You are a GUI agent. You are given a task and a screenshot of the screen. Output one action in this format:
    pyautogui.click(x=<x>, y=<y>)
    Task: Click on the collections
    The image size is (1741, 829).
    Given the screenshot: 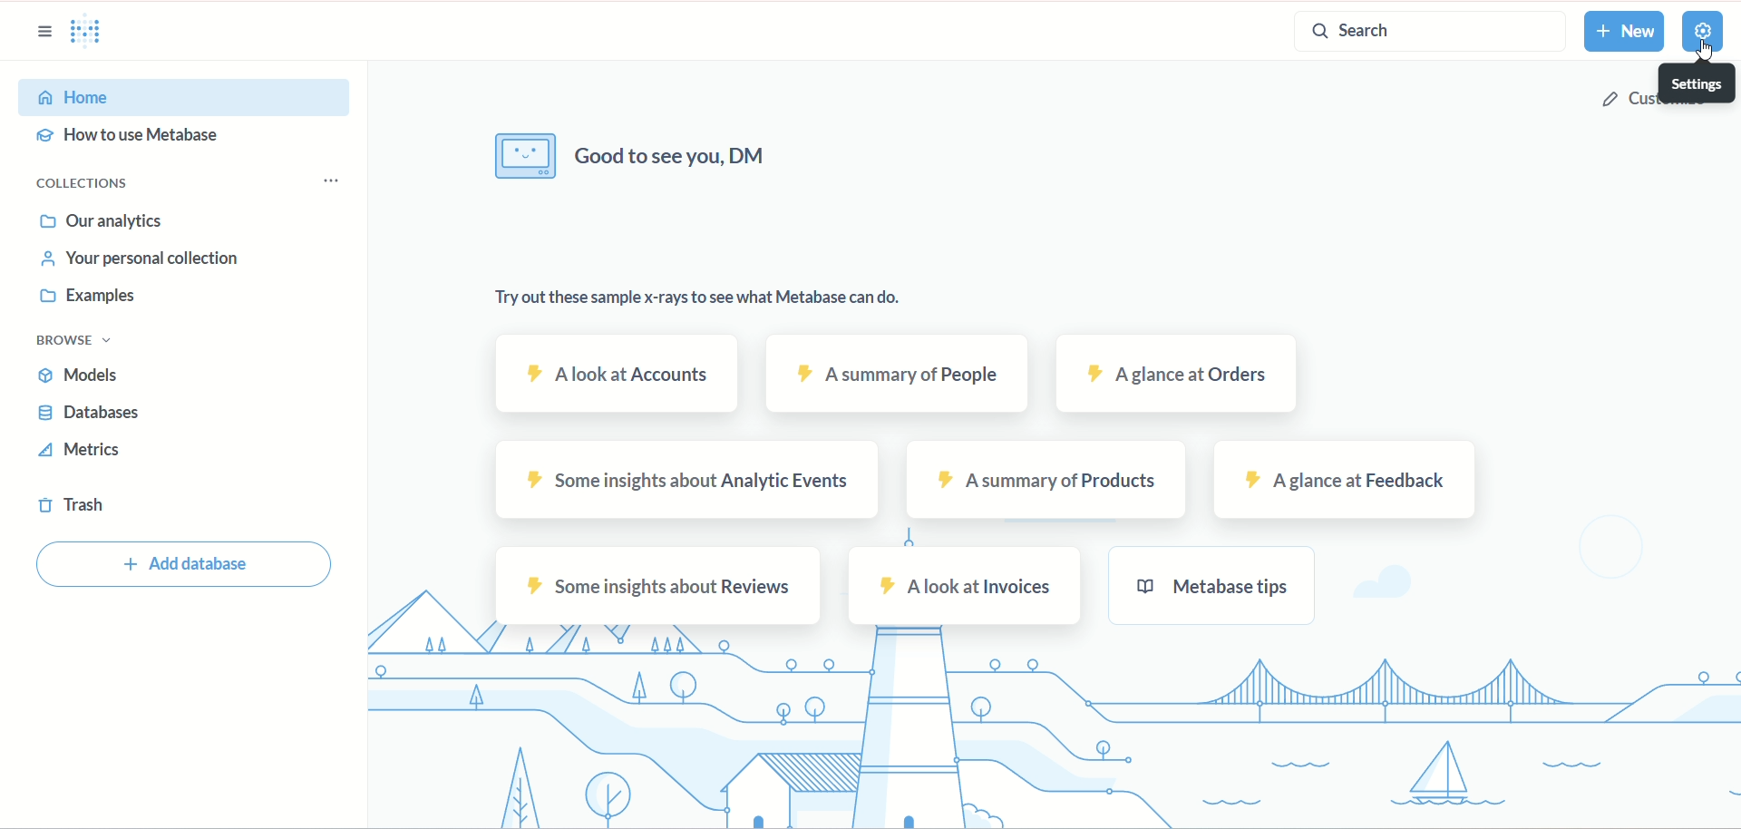 What is the action you would take?
    pyautogui.click(x=90, y=185)
    